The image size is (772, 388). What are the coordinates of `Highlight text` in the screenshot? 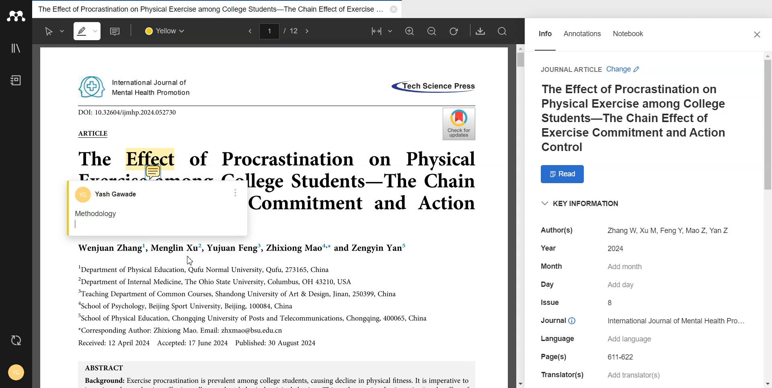 It's located at (88, 31).